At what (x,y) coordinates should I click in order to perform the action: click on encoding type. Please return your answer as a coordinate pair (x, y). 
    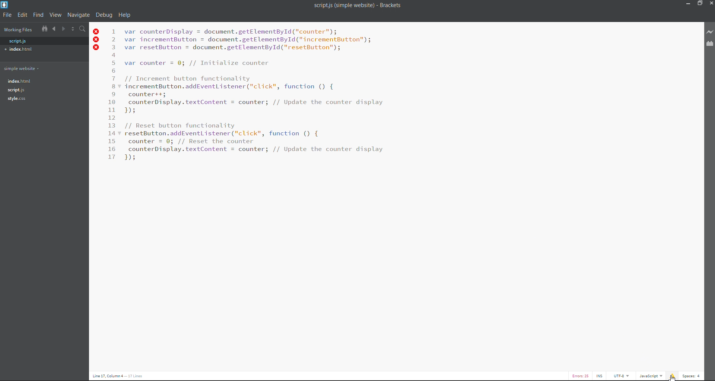
    Looking at the image, I should click on (623, 376).